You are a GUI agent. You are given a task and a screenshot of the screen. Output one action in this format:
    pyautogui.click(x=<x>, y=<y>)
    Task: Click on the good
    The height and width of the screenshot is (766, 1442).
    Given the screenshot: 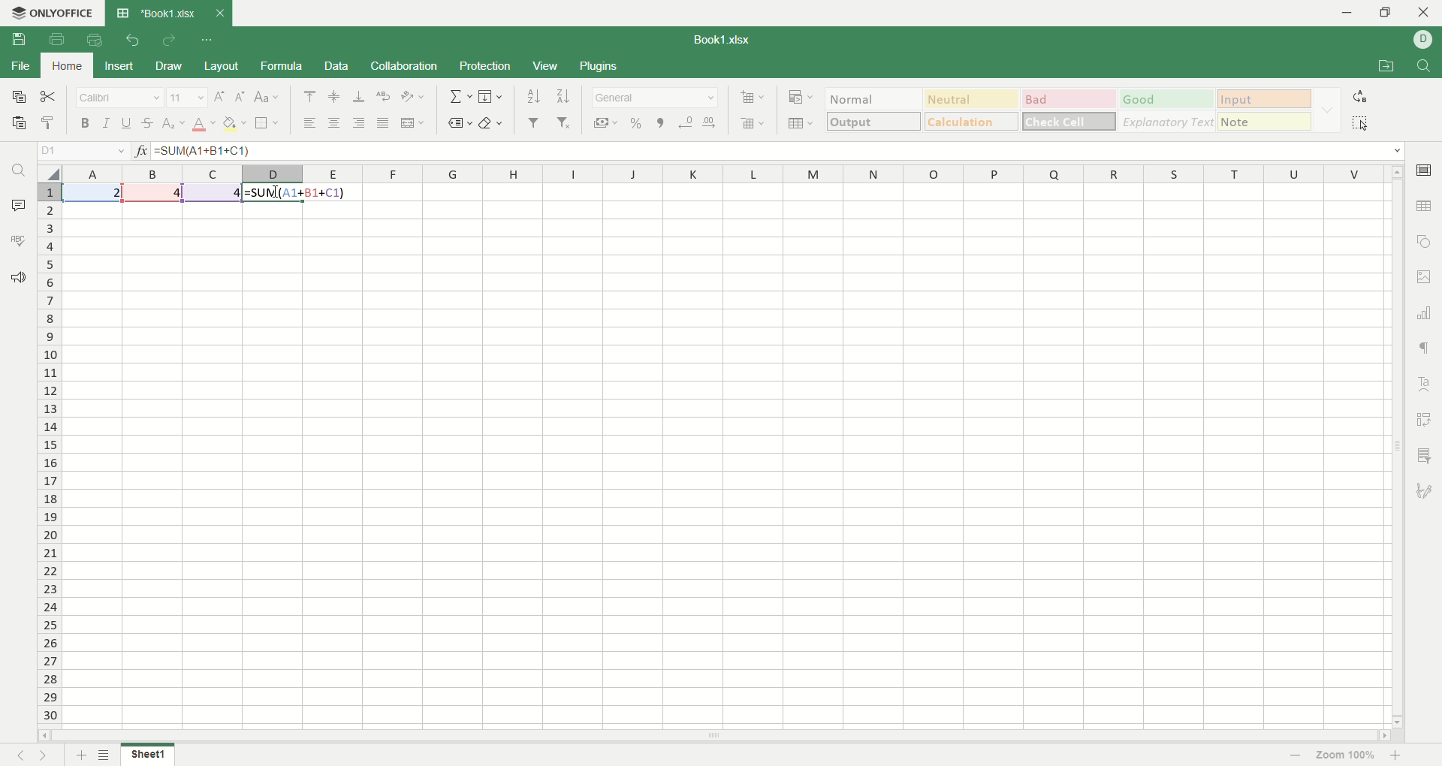 What is the action you would take?
    pyautogui.click(x=1167, y=100)
    